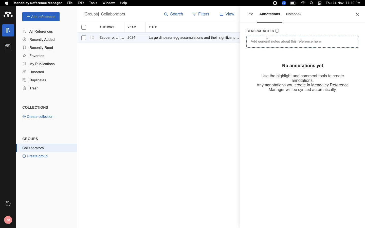 Image resolution: width=365 pixels, height=228 pixels. Describe the element at coordinates (135, 27) in the screenshot. I see `year` at that location.